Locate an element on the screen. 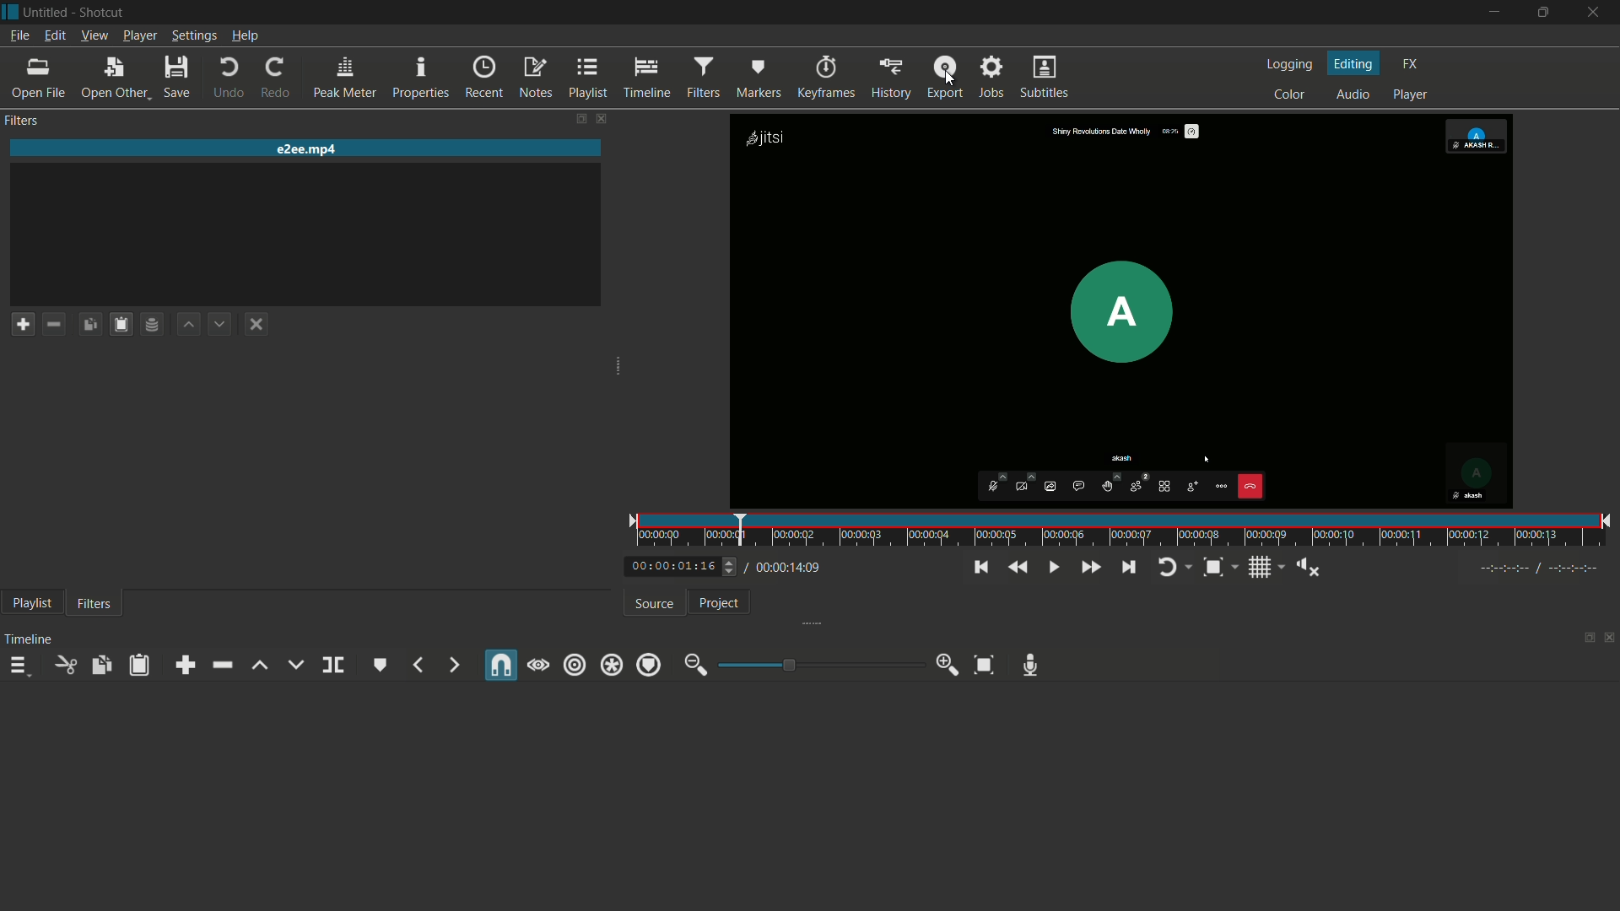 This screenshot has height=911, width=1620. play quickly backward is located at coordinates (1015, 568).